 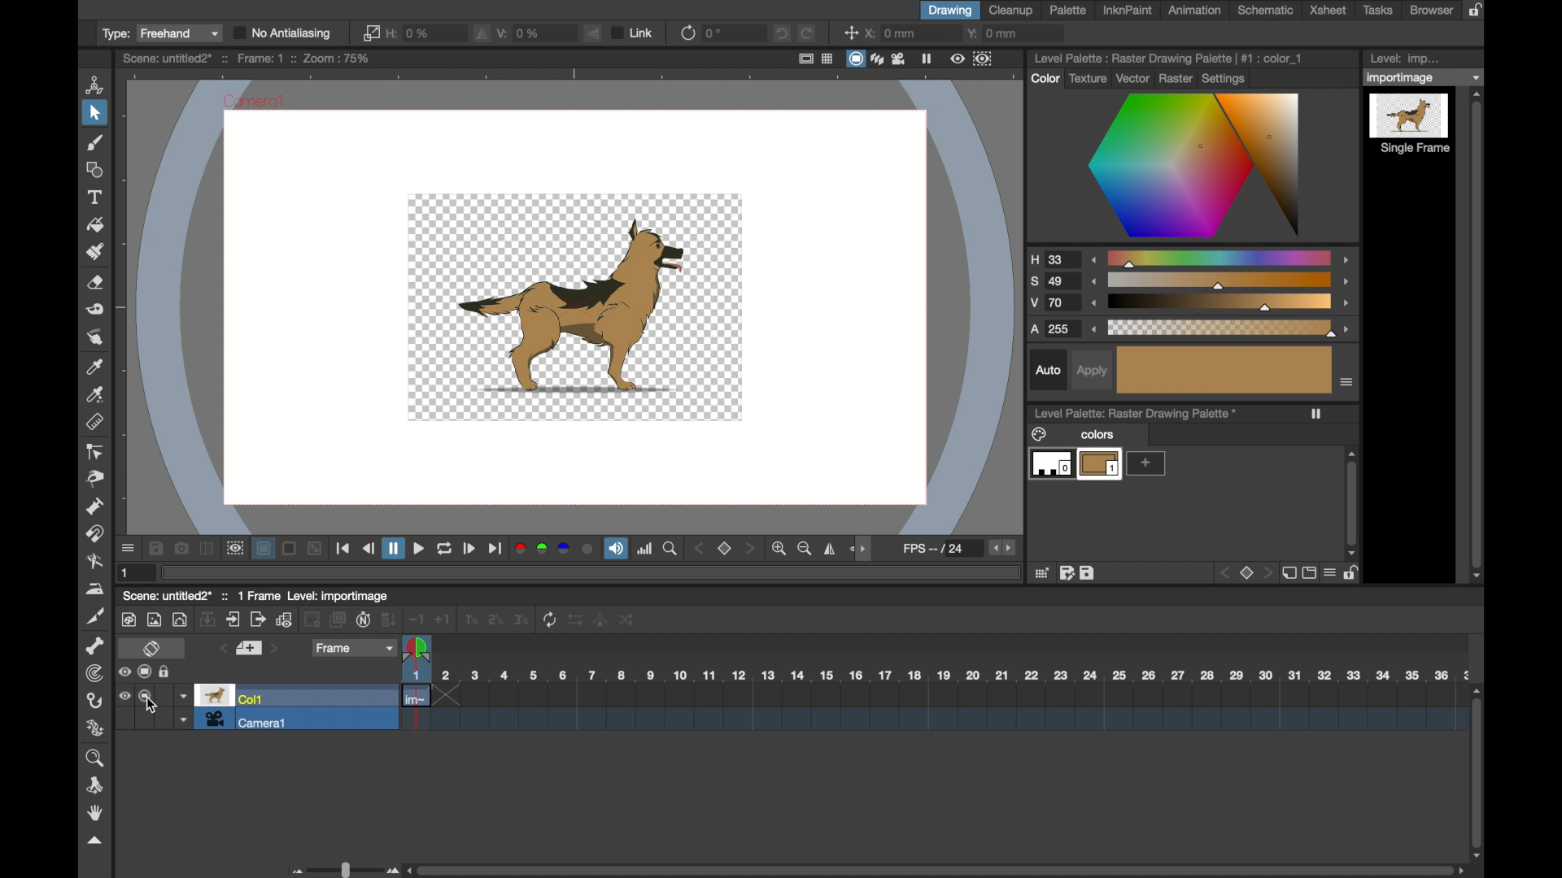 I want to click on graph, so click(x=285, y=619).